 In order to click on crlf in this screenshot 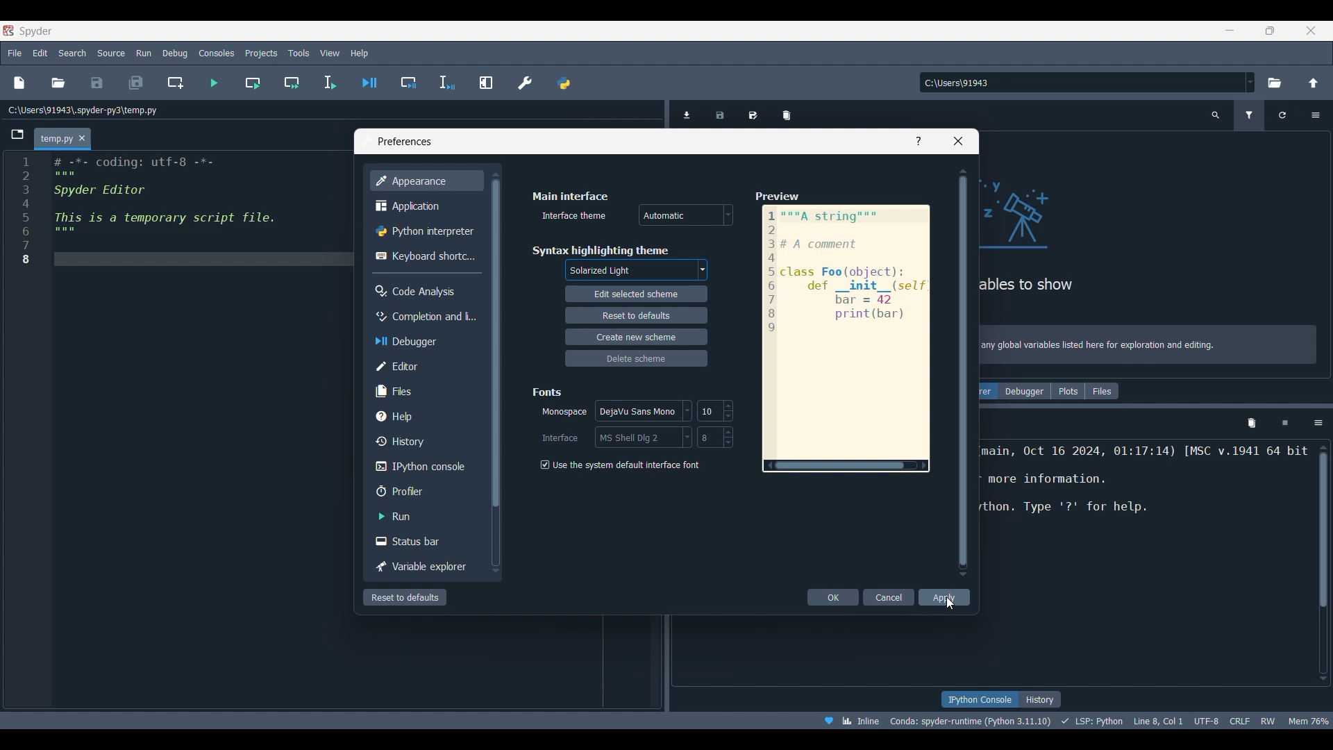, I will do `click(1238, 721)`.